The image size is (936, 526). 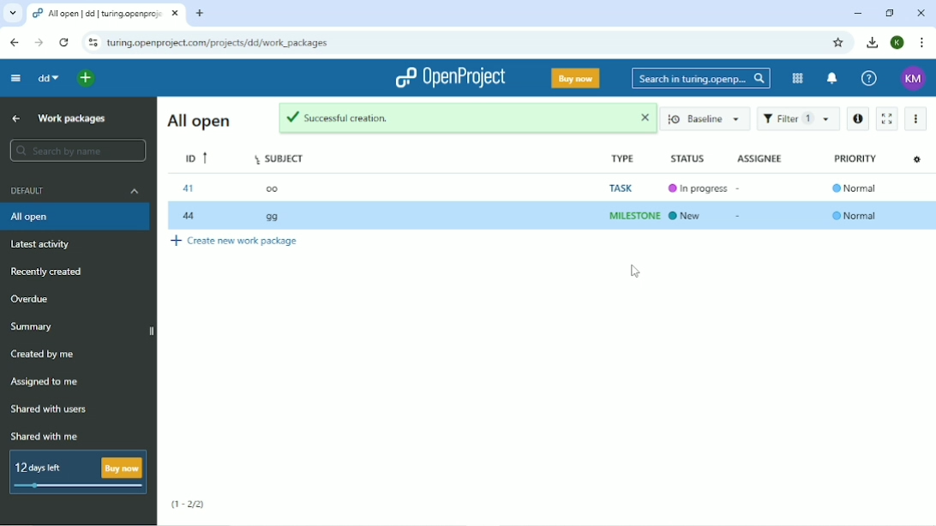 I want to click on gg, so click(x=274, y=218).